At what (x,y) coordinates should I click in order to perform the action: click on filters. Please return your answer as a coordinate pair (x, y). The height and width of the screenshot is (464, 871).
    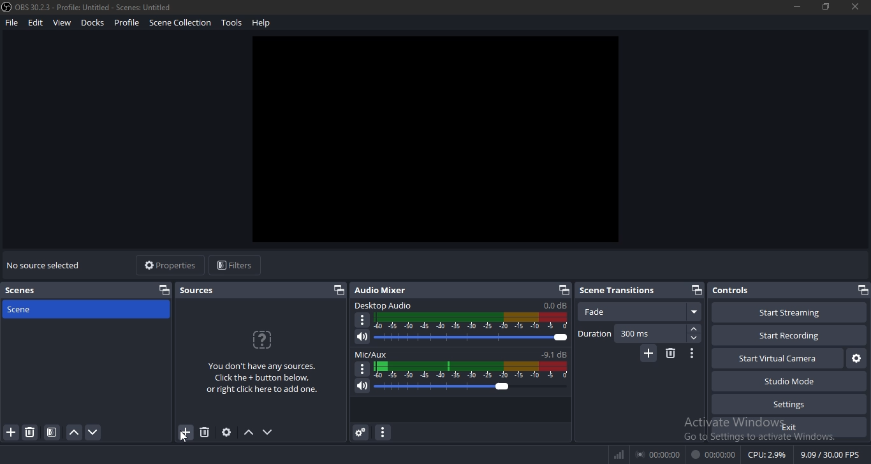
    Looking at the image, I should click on (236, 265).